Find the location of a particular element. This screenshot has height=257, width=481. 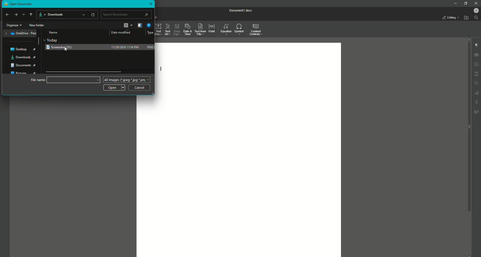

Date is located at coordinates (126, 47).